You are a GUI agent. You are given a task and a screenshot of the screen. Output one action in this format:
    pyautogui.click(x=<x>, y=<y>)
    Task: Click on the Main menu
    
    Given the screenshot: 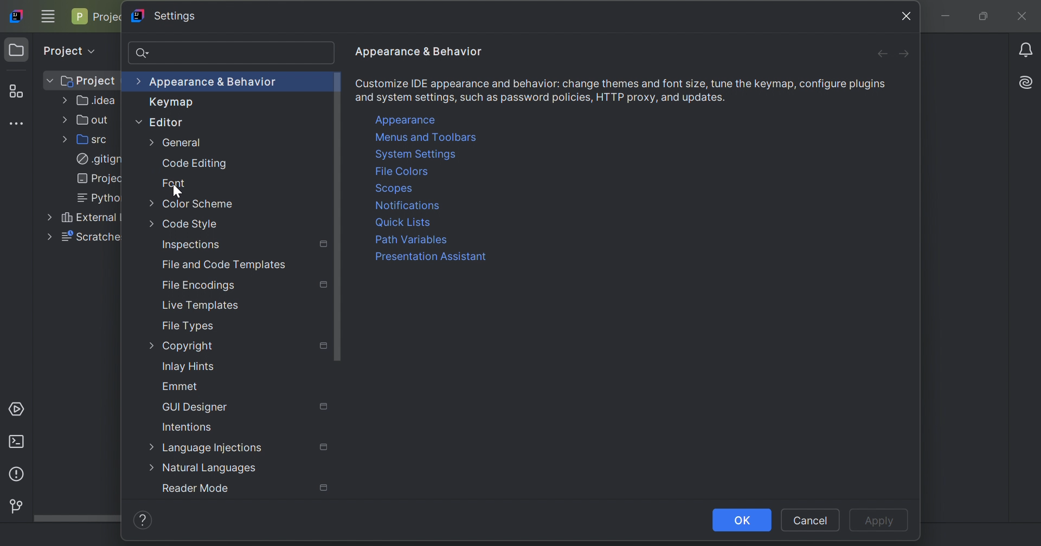 What is the action you would take?
    pyautogui.click(x=48, y=16)
    